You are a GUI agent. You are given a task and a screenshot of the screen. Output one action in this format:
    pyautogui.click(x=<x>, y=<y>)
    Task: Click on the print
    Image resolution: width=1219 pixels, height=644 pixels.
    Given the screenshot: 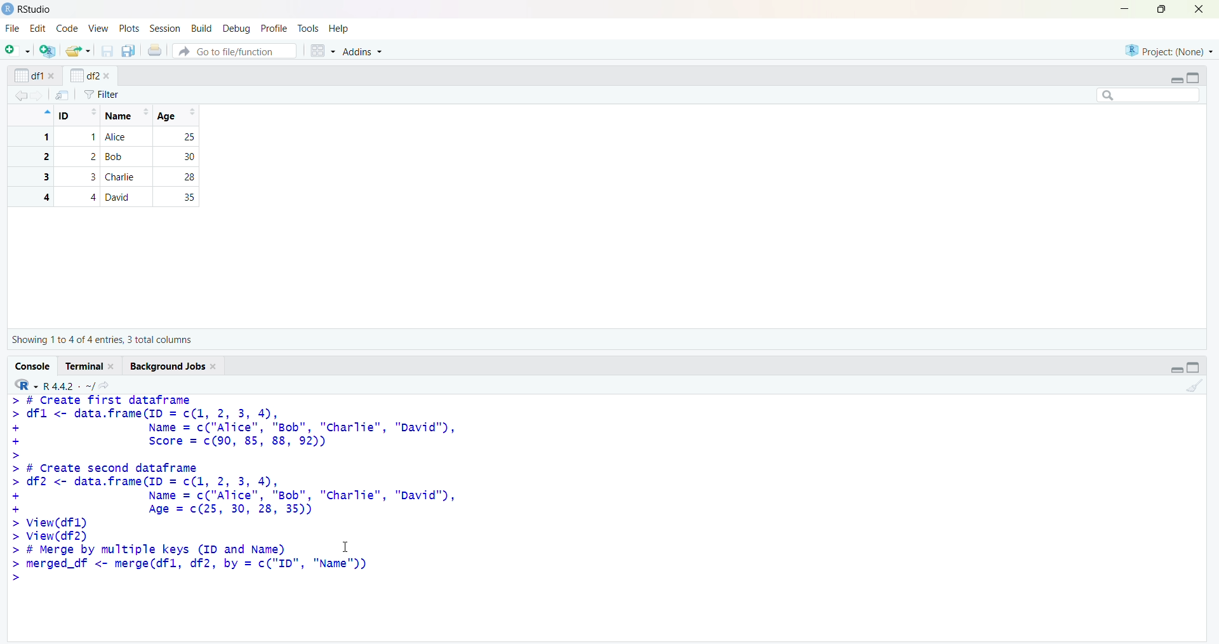 What is the action you would take?
    pyautogui.click(x=156, y=50)
    